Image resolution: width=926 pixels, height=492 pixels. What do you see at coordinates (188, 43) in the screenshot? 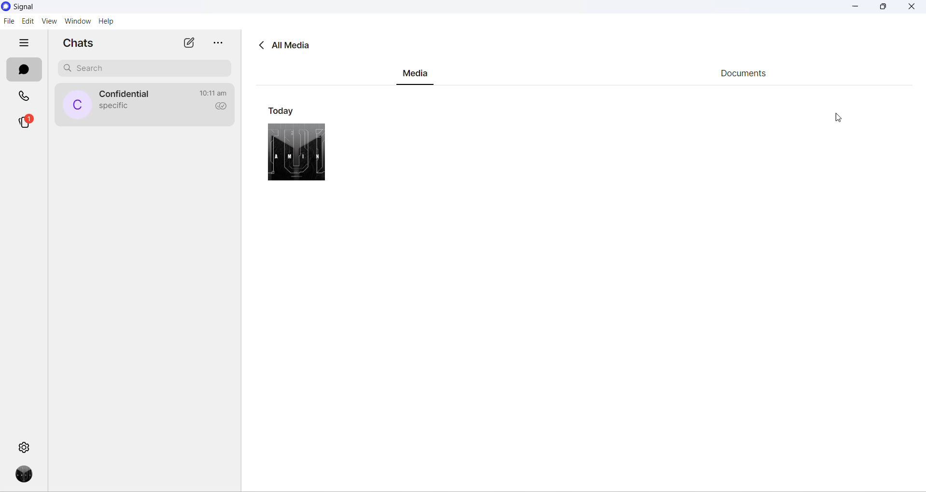
I see `new chat` at bounding box center [188, 43].